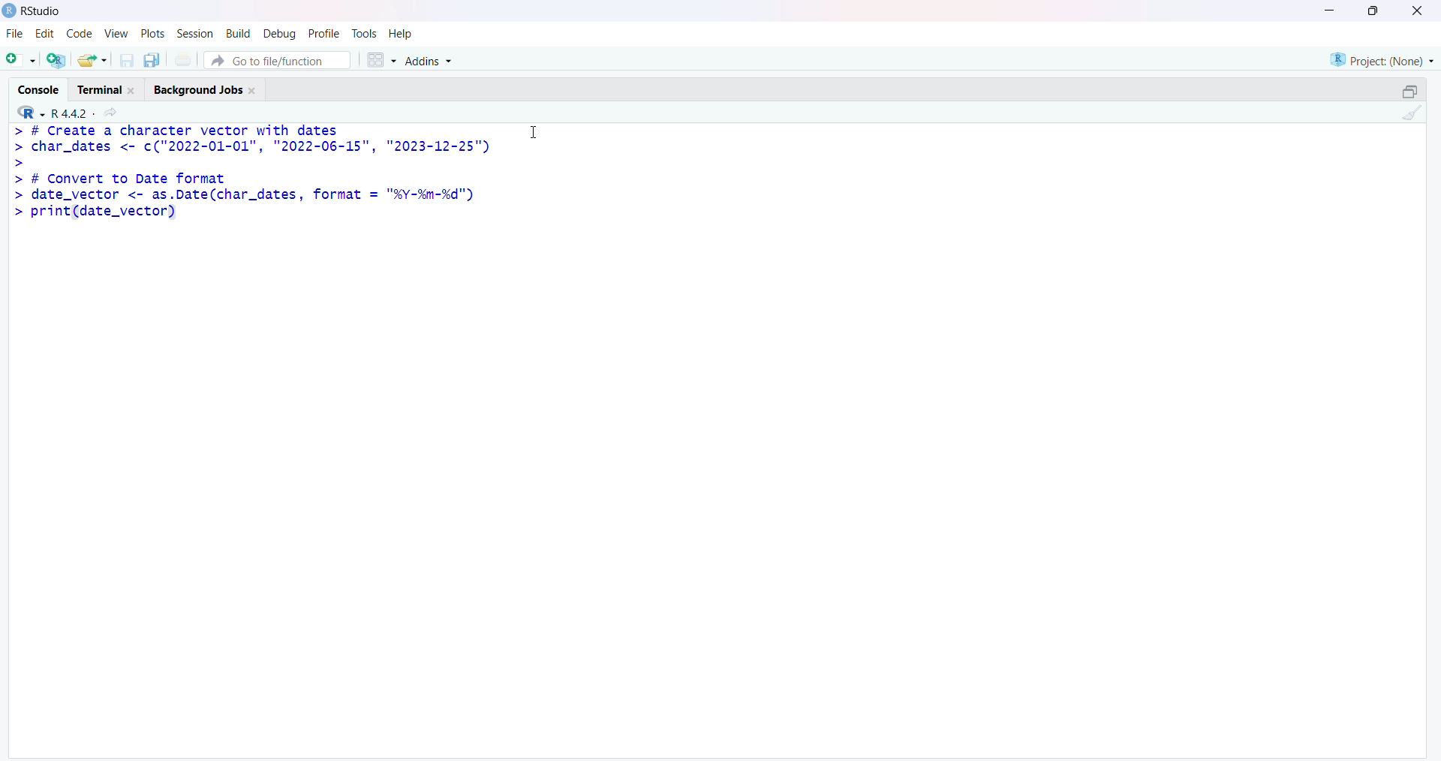 This screenshot has height=761, width=1441. What do you see at coordinates (1333, 9) in the screenshot?
I see `Minimize` at bounding box center [1333, 9].